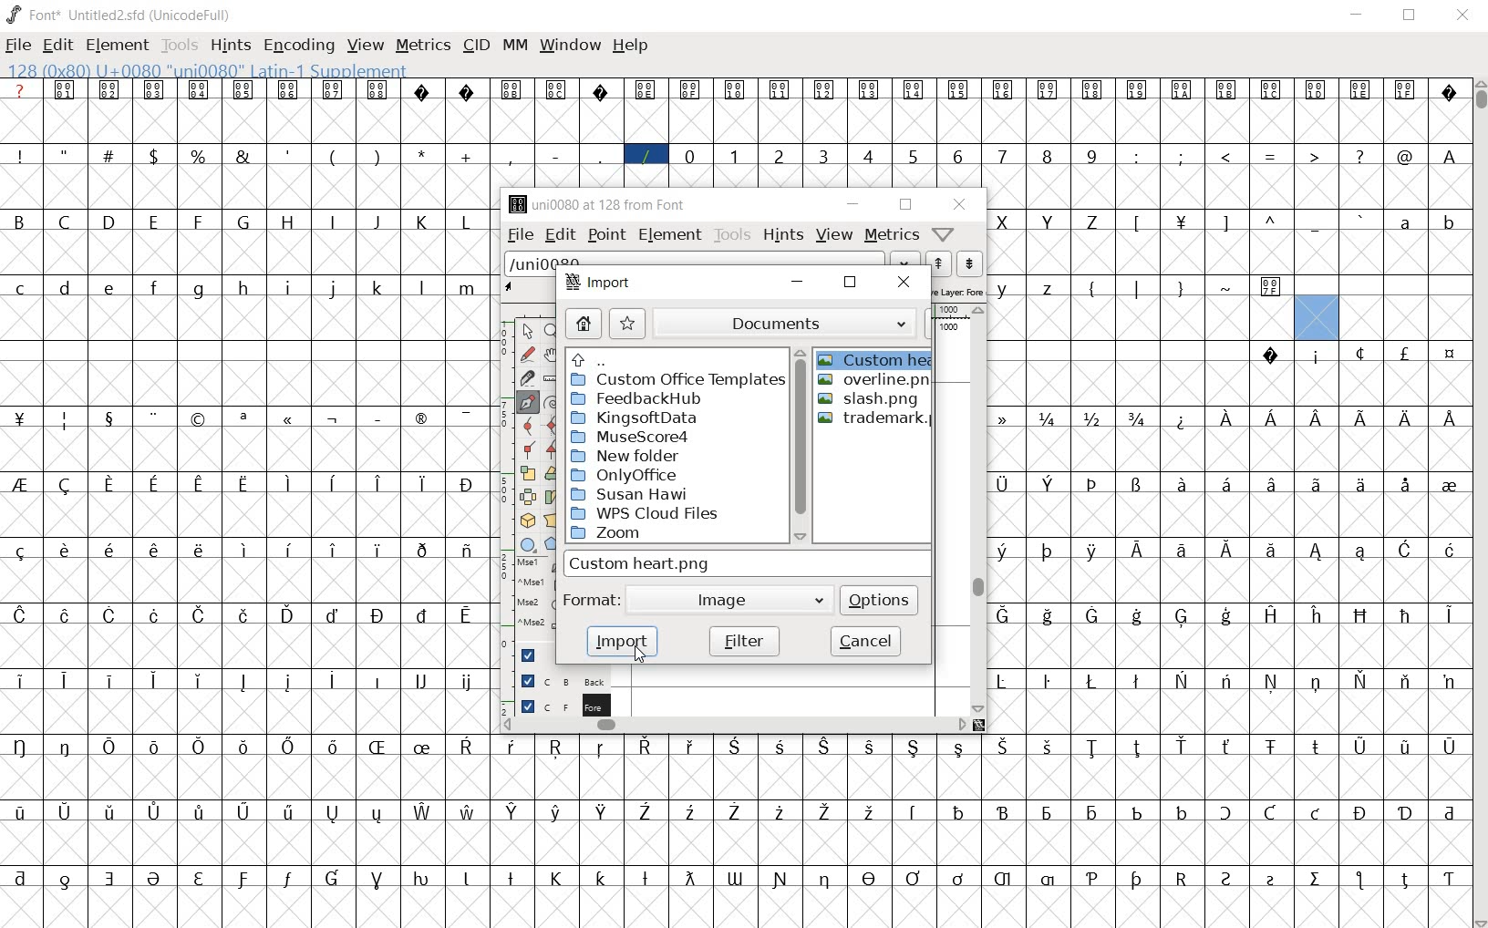 Image resolution: width=1488 pixels, height=928 pixels. Describe the element at coordinates (1093, 814) in the screenshot. I see `glyph` at that location.